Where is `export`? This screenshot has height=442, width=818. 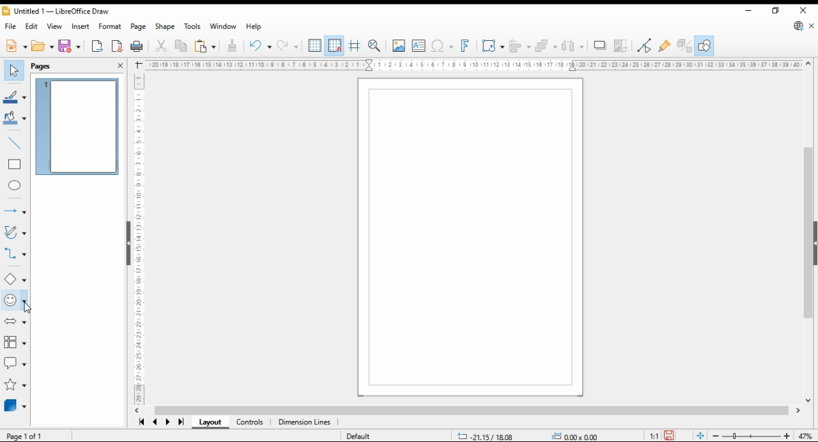
export is located at coordinates (98, 46).